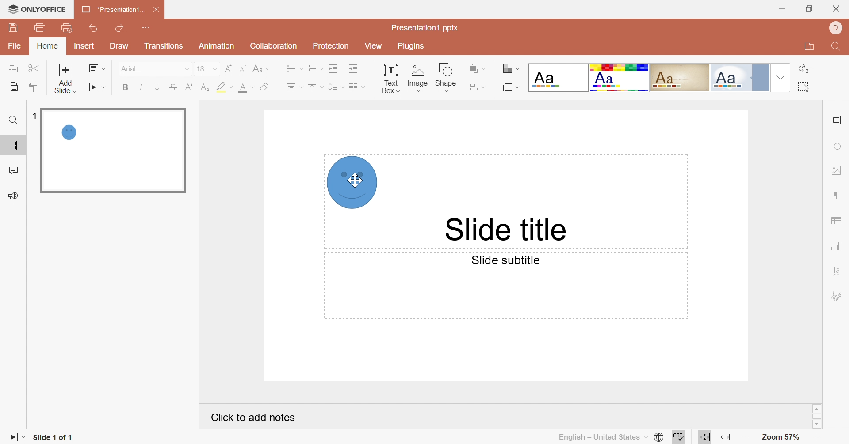  I want to click on Cut, so click(35, 68).